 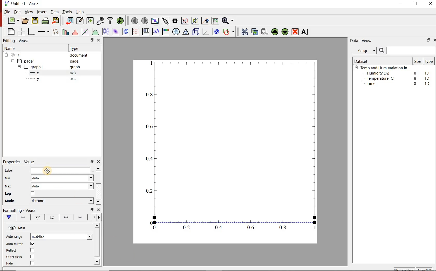 I want to click on Graph, so click(x=237, y=141).